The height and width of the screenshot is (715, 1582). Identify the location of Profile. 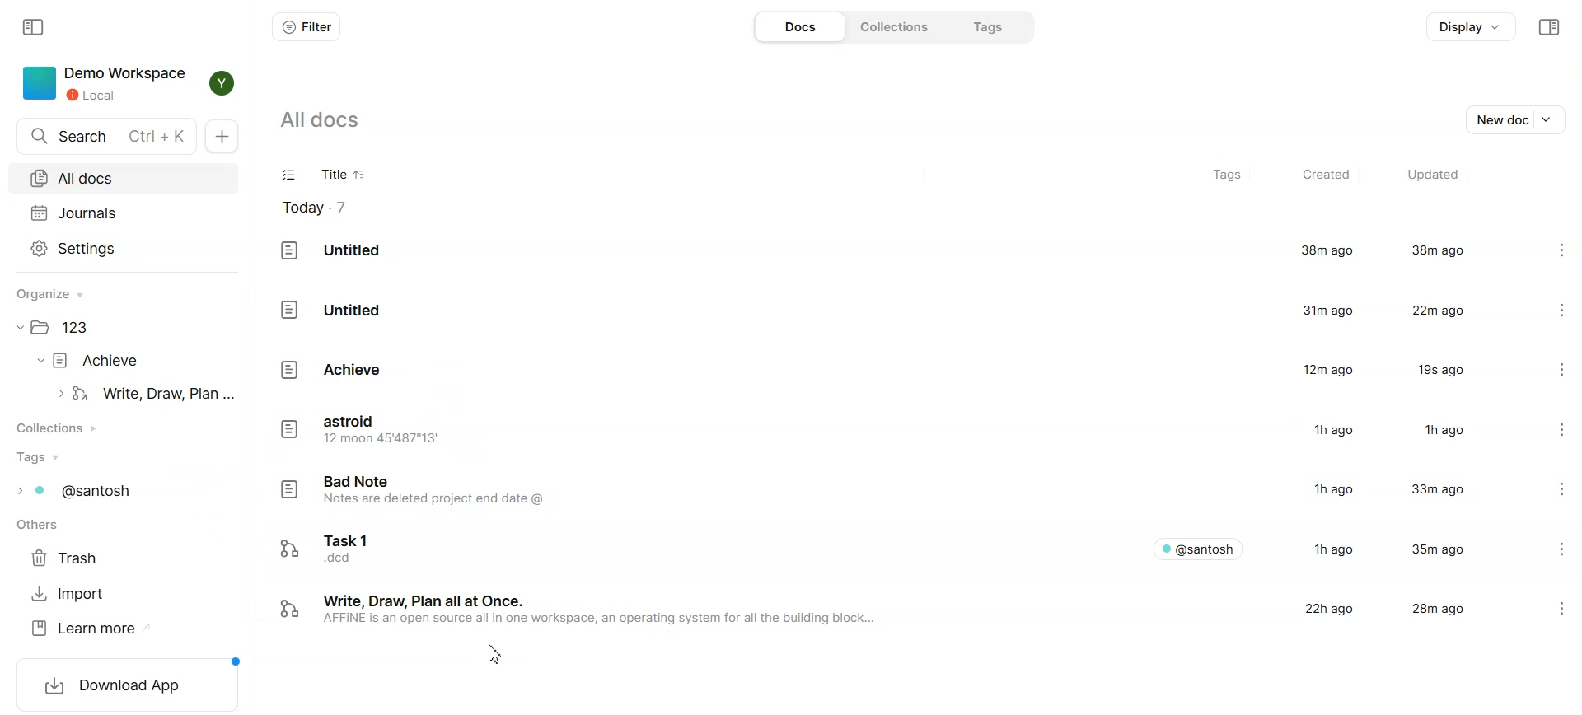
(218, 83).